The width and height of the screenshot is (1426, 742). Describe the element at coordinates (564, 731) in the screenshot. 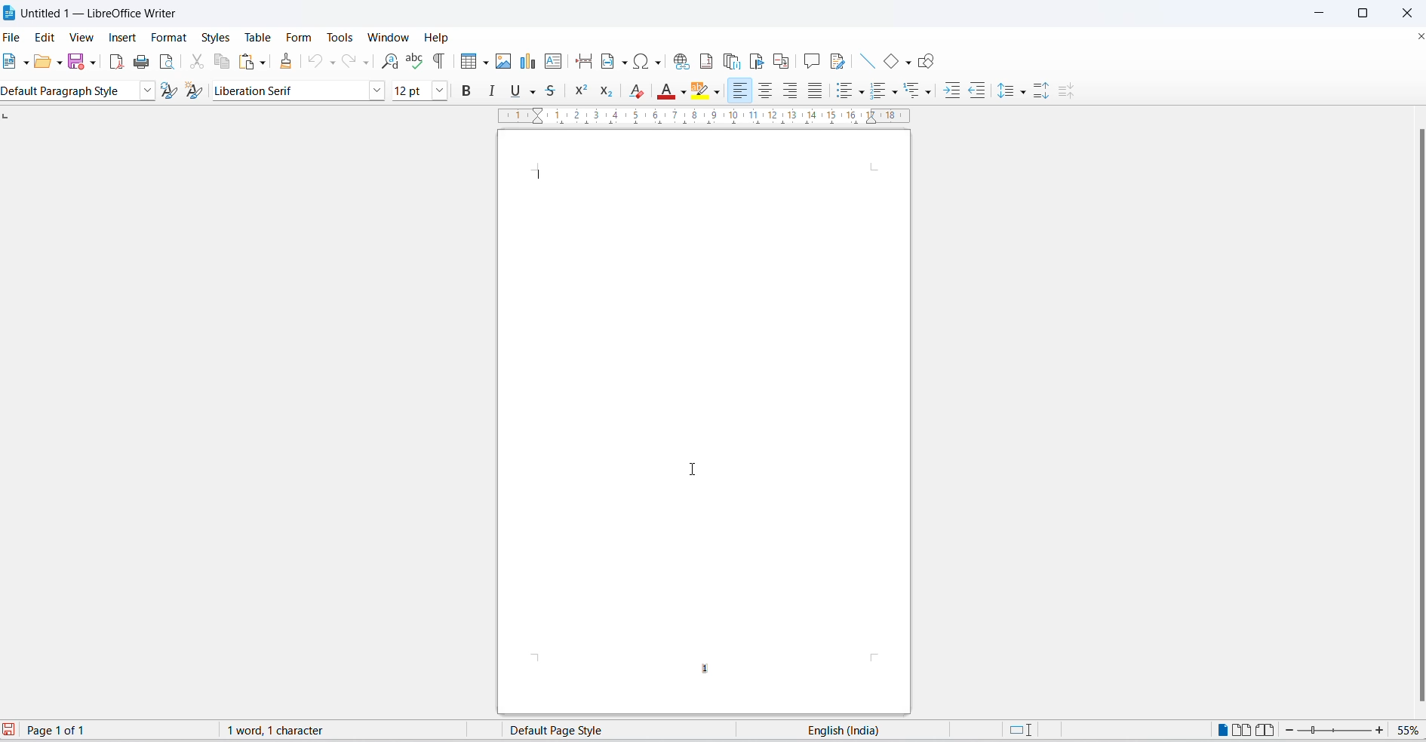

I see `default page style` at that location.